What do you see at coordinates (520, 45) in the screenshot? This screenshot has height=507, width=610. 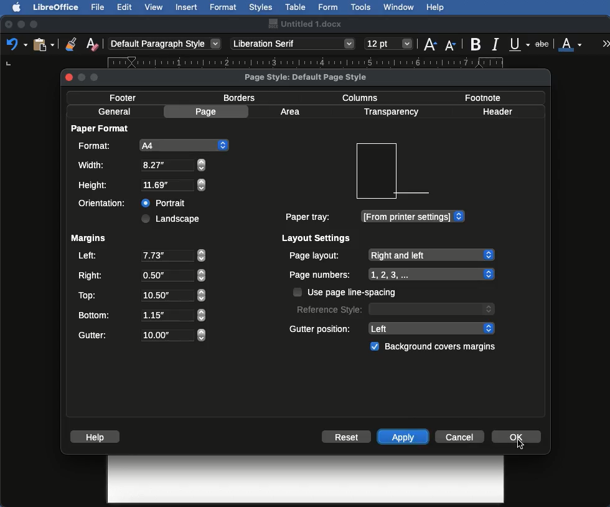 I see `Underline` at bounding box center [520, 45].